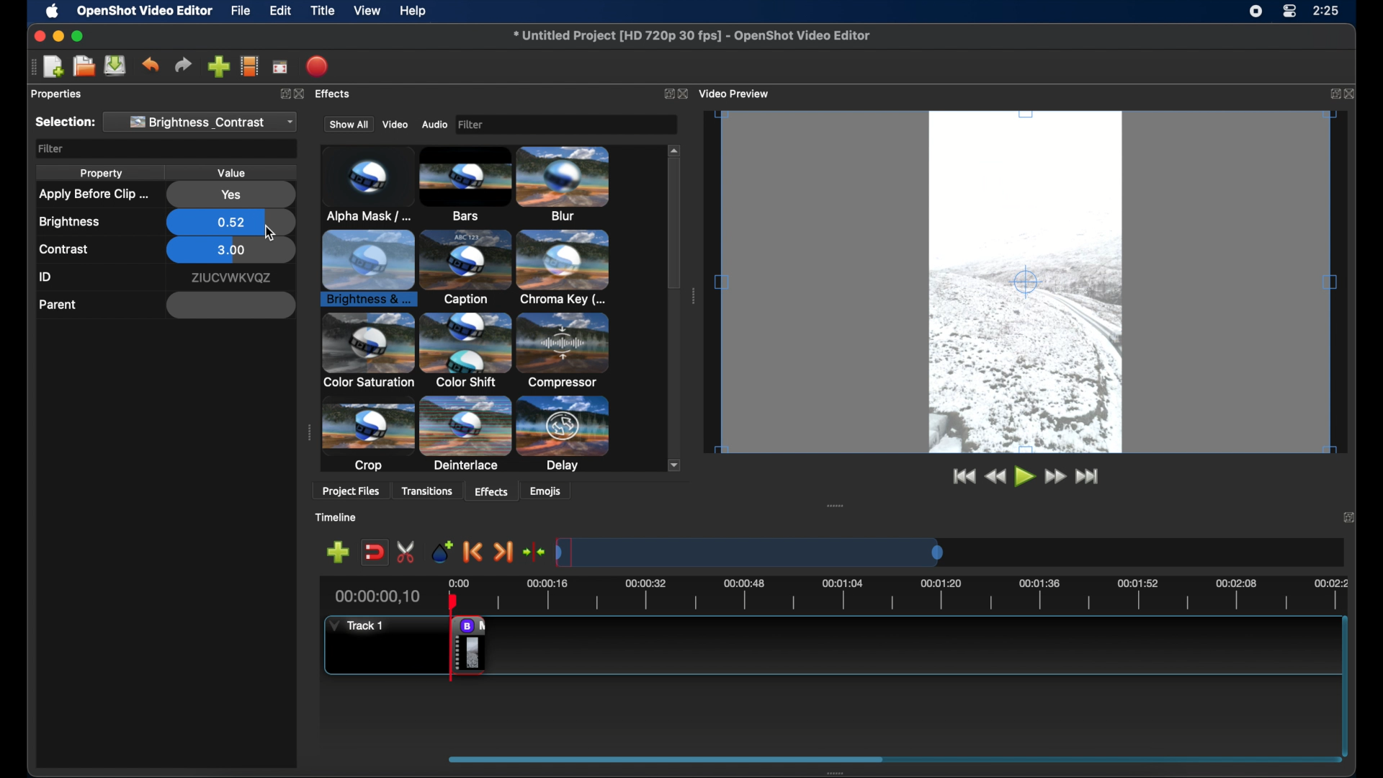 This screenshot has height=778, width=1383. I want to click on , so click(302, 92).